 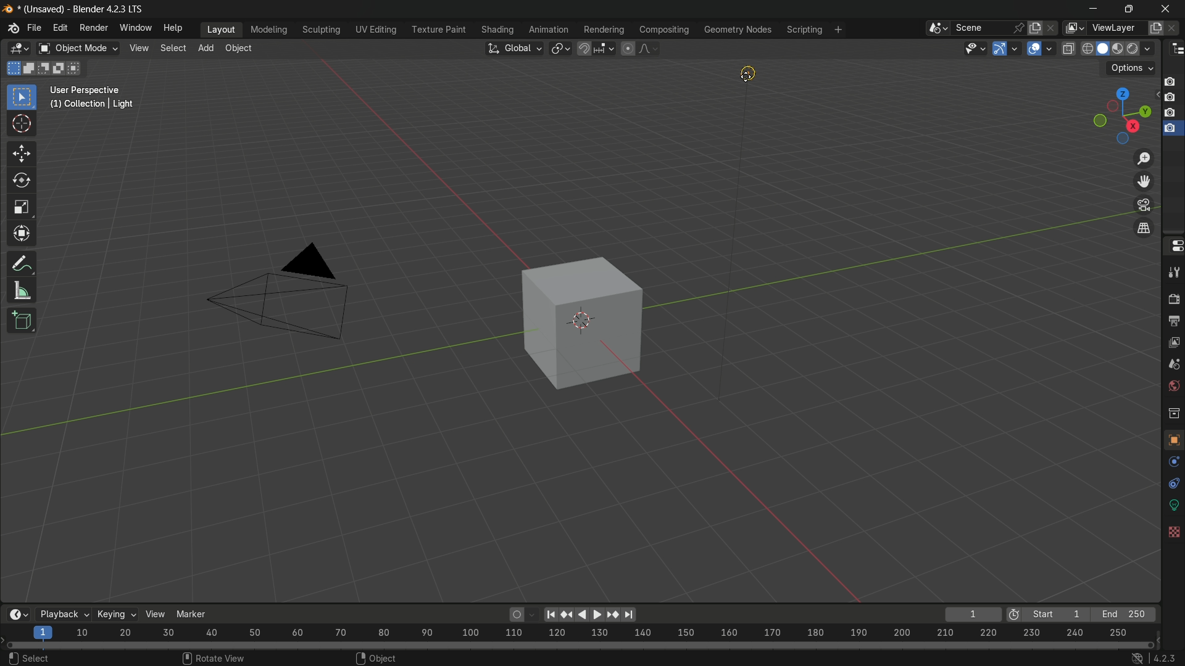 What do you see at coordinates (11, 30) in the screenshot?
I see `logo` at bounding box center [11, 30].